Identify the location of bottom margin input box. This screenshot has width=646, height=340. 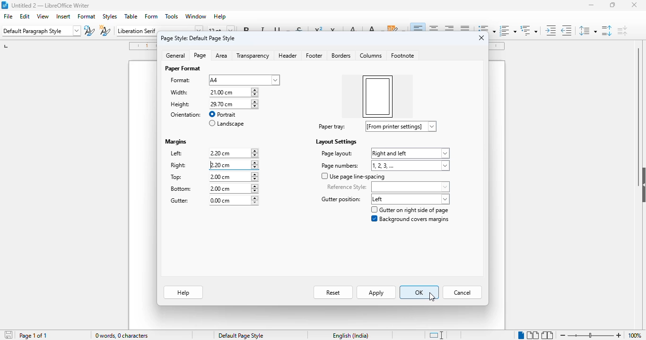
(228, 189).